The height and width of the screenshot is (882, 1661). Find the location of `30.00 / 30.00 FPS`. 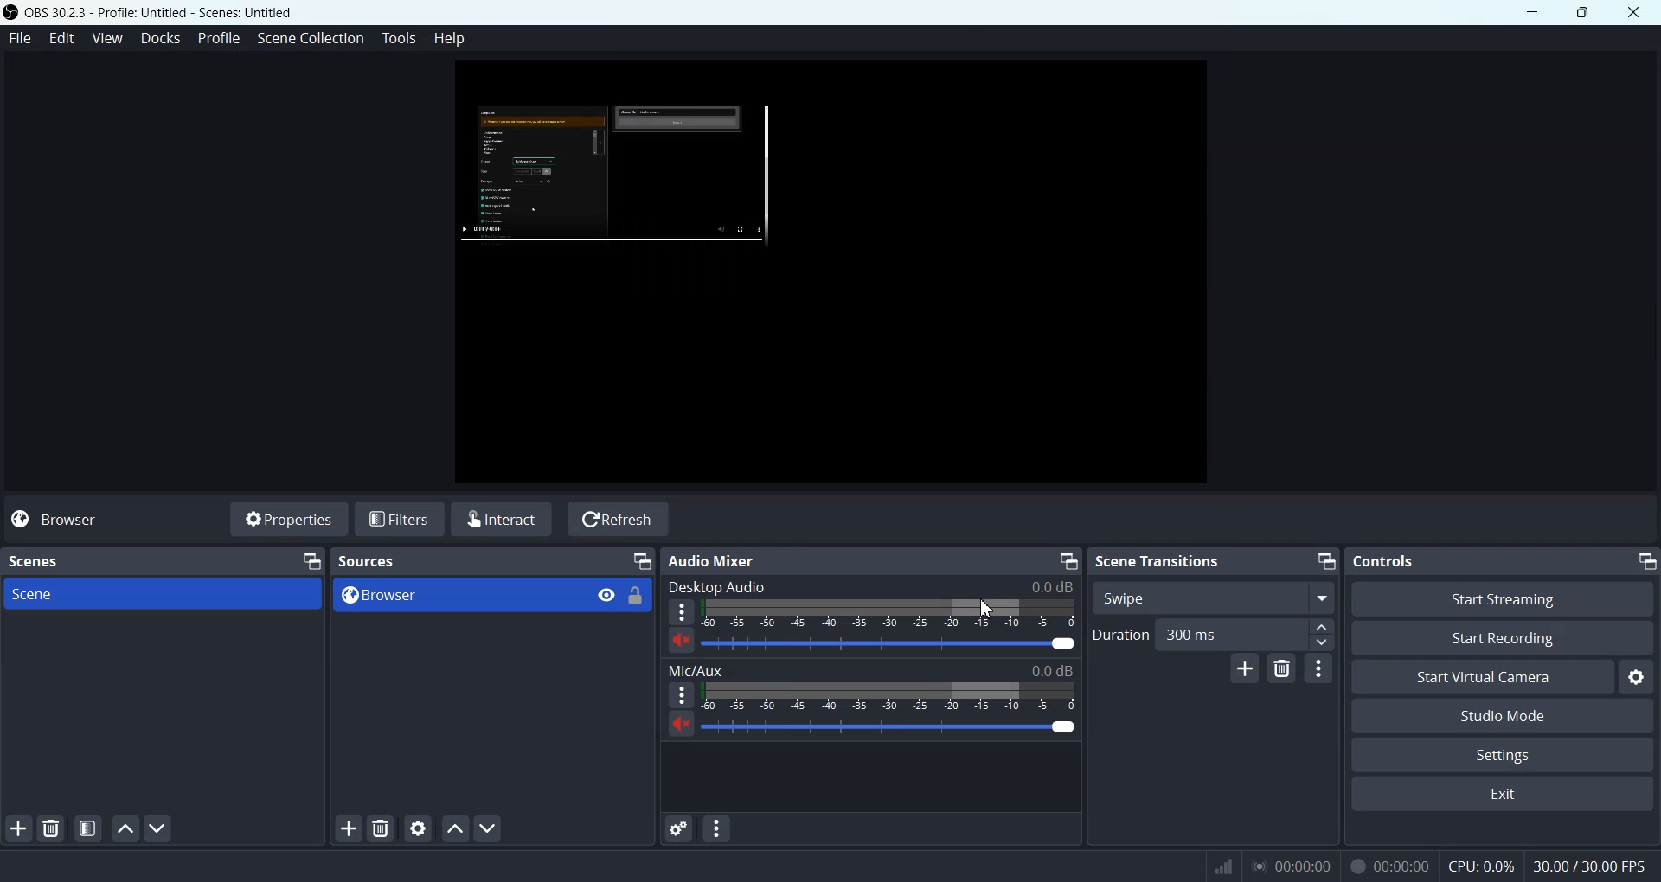

30.00 / 30.00 FPS is located at coordinates (1589, 865).